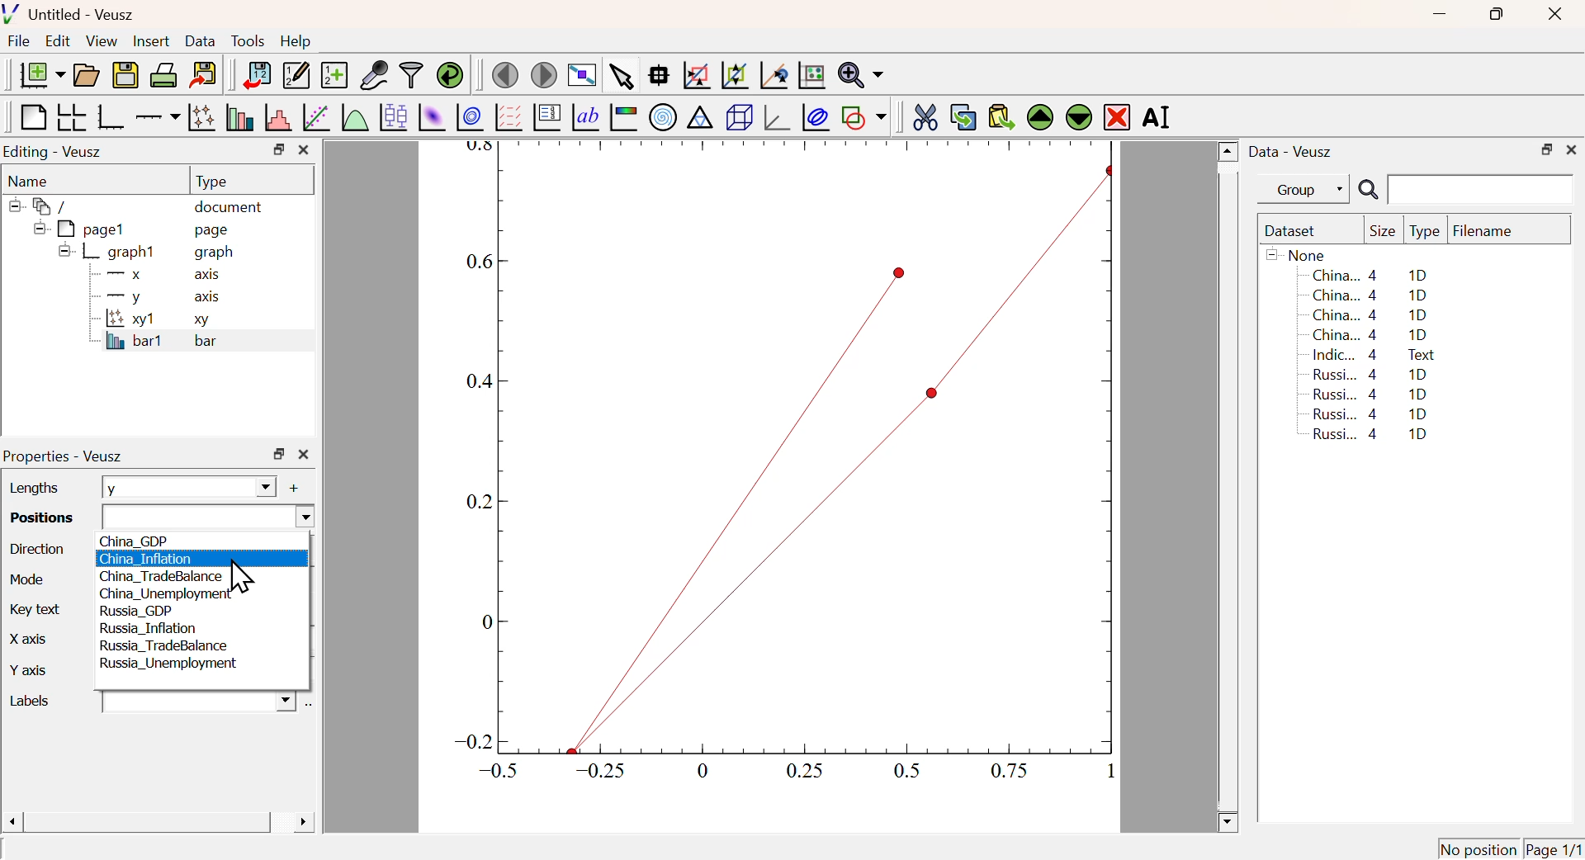 The image size is (1585, 860). What do you see at coordinates (244, 577) in the screenshot?
I see `Cursor` at bounding box center [244, 577].